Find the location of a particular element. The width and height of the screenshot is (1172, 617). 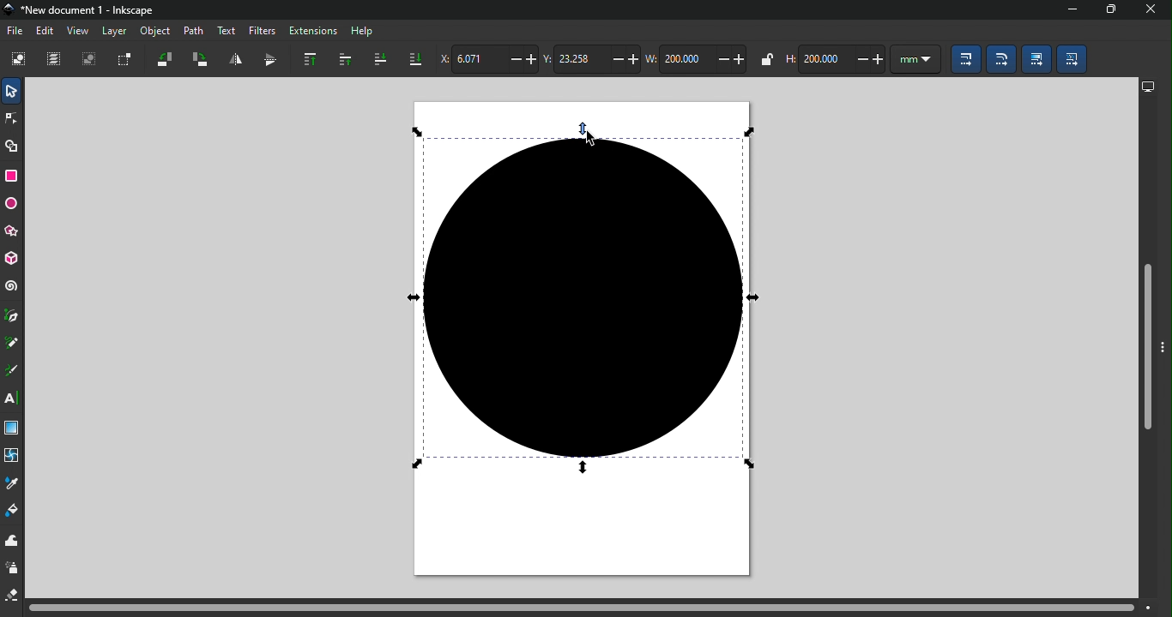

star/polygon tool is located at coordinates (12, 231).